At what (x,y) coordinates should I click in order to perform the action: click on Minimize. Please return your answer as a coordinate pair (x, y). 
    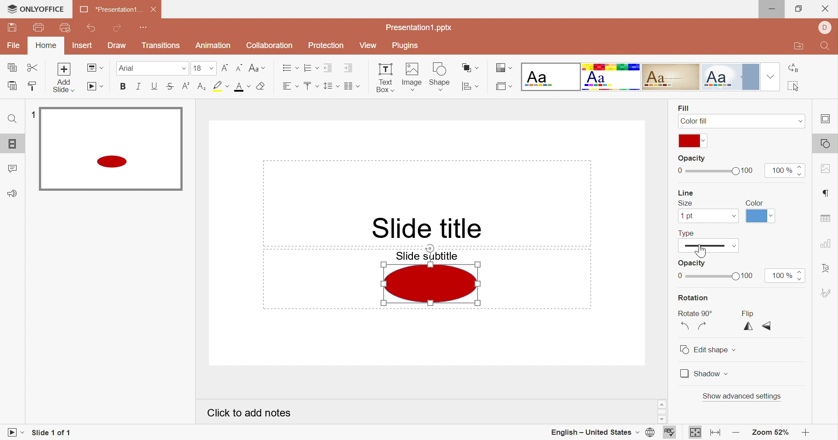
    Looking at the image, I should click on (775, 9).